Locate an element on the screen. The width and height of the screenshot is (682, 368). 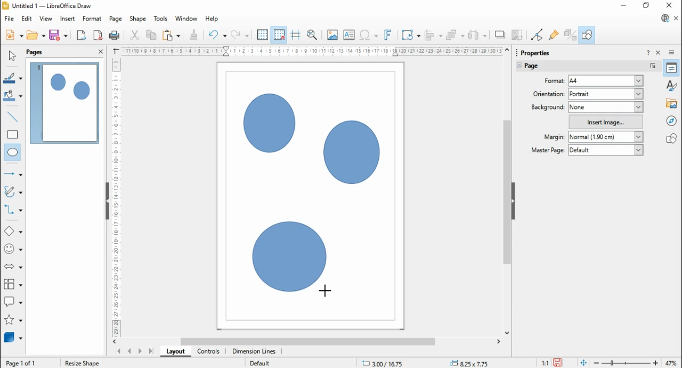
format is located at coordinates (93, 19).